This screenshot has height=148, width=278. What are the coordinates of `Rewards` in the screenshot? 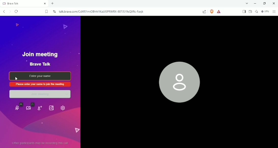 It's located at (219, 12).